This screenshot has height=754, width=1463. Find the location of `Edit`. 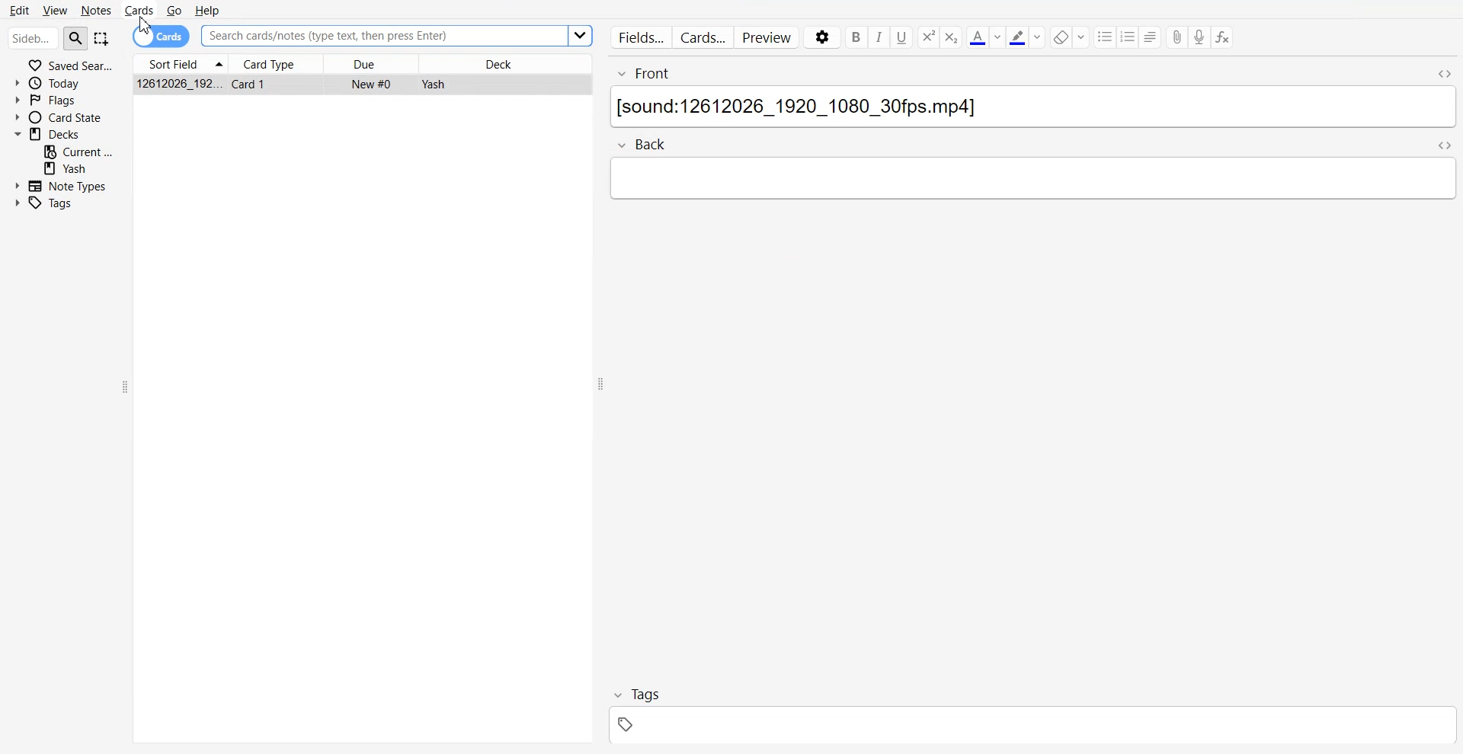

Edit is located at coordinates (20, 8).